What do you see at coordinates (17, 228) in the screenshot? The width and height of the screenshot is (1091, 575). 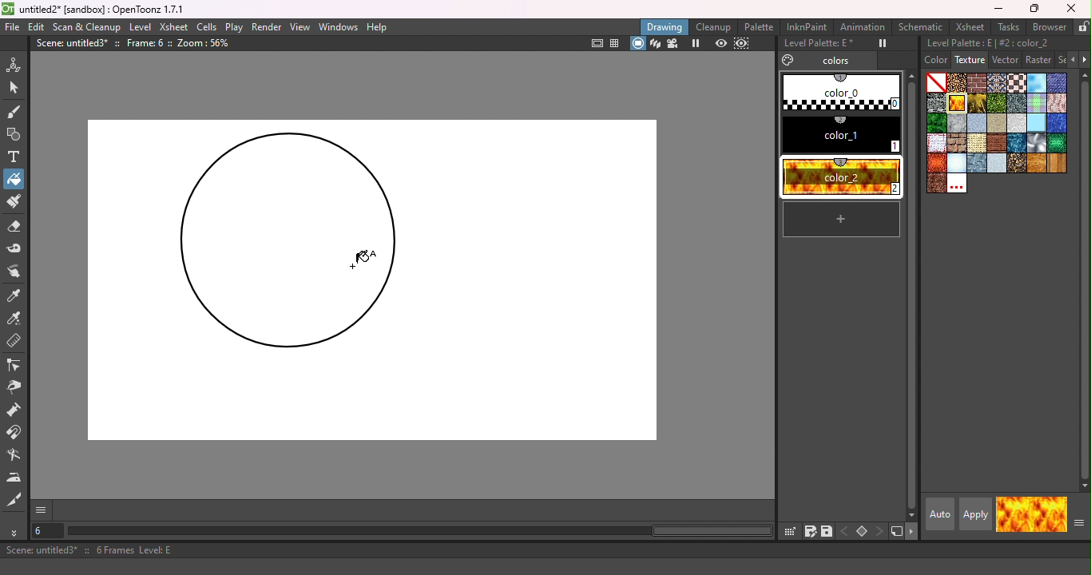 I see `Eraser tool` at bounding box center [17, 228].